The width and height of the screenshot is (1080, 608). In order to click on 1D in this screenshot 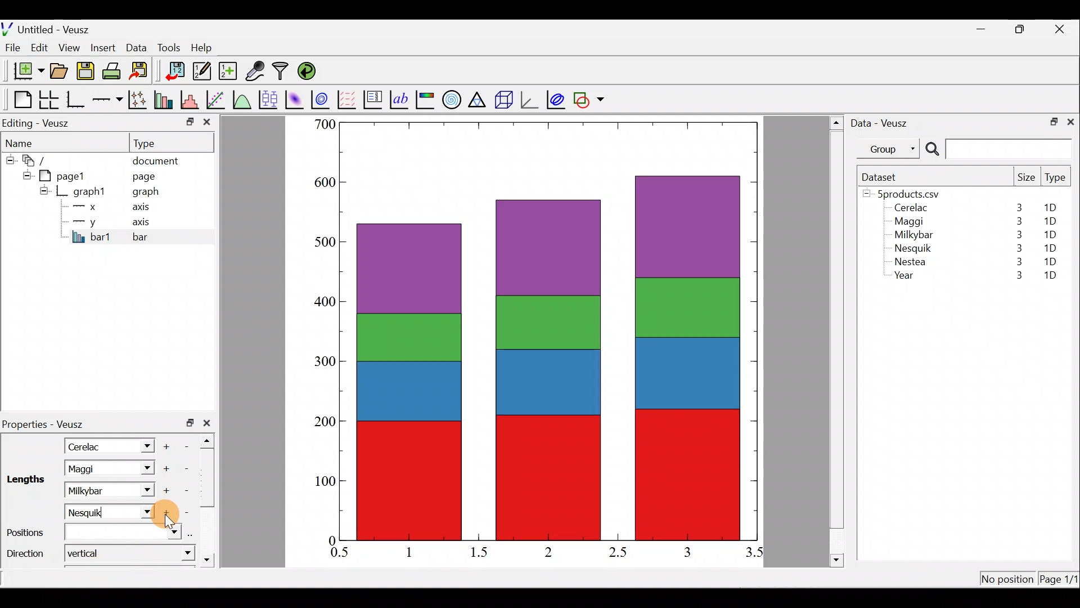, I will do `click(1052, 246)`.